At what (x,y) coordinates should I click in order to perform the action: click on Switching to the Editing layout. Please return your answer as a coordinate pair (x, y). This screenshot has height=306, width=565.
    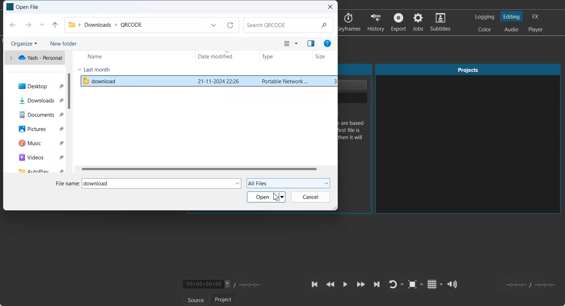
    Looking at the image, I should click on (512, 17).